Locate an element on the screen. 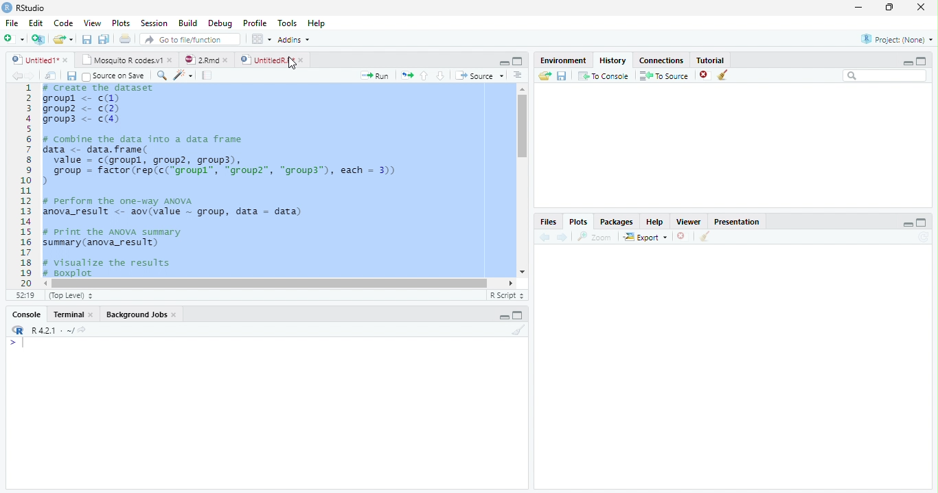  Search is located at coordinates (885, 76).